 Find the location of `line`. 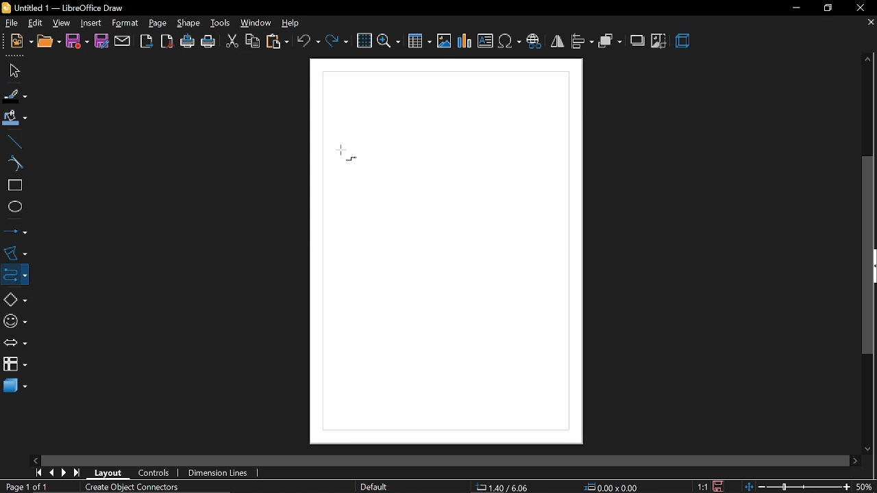

line is located at coordinates (12, 140).